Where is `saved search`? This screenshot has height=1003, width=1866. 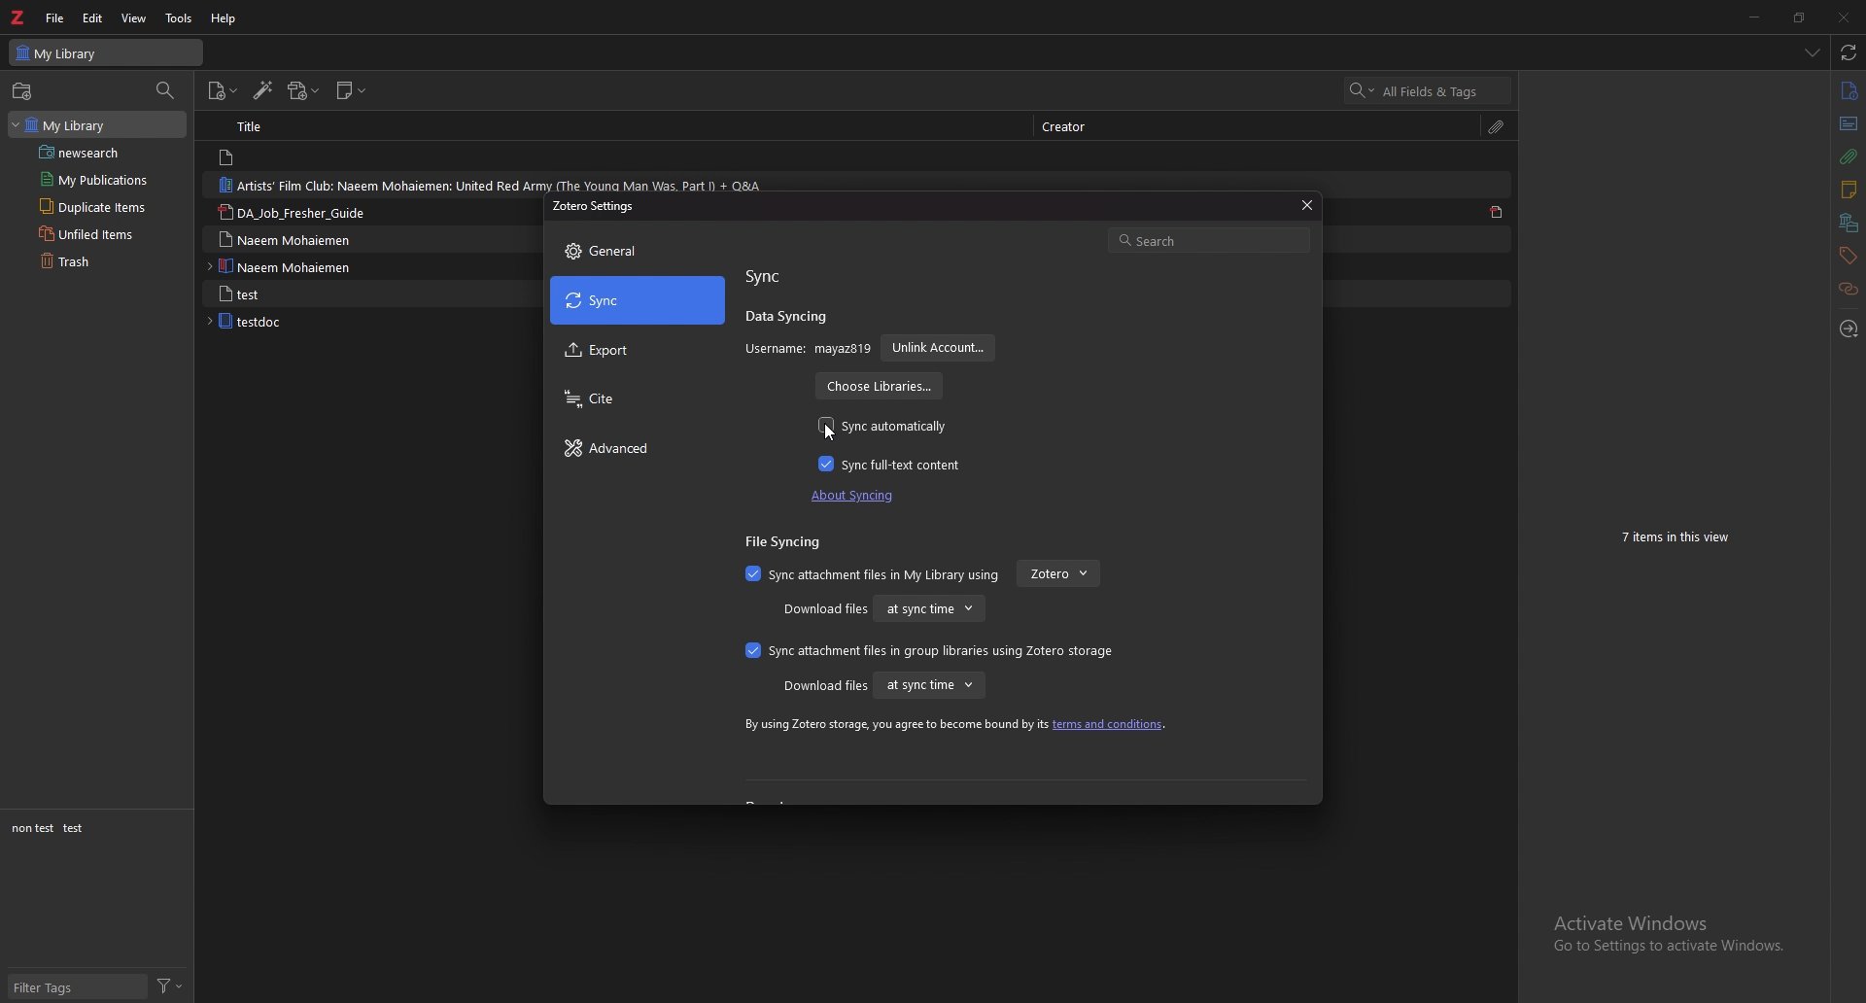 saved search is located at coordinates (104, 153).